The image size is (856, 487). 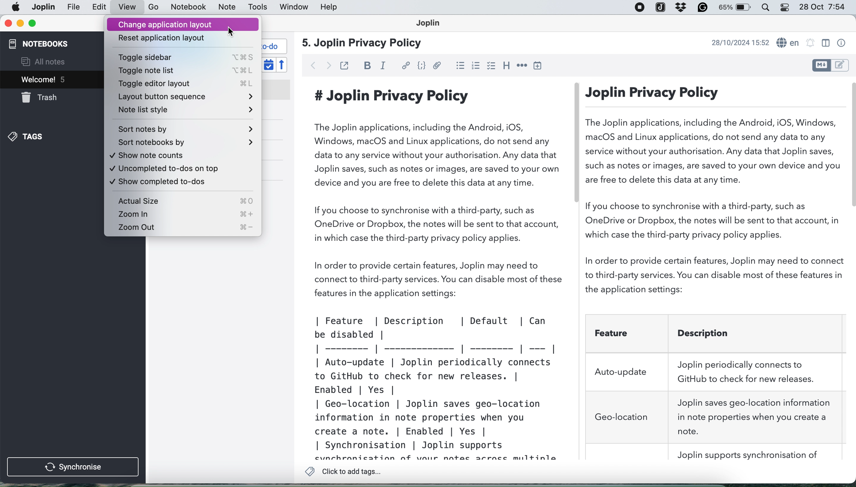 What do you see at coordinates (344, 66) in the screenshot?
I see `toggle external editing` at bounding box center [344, 66].